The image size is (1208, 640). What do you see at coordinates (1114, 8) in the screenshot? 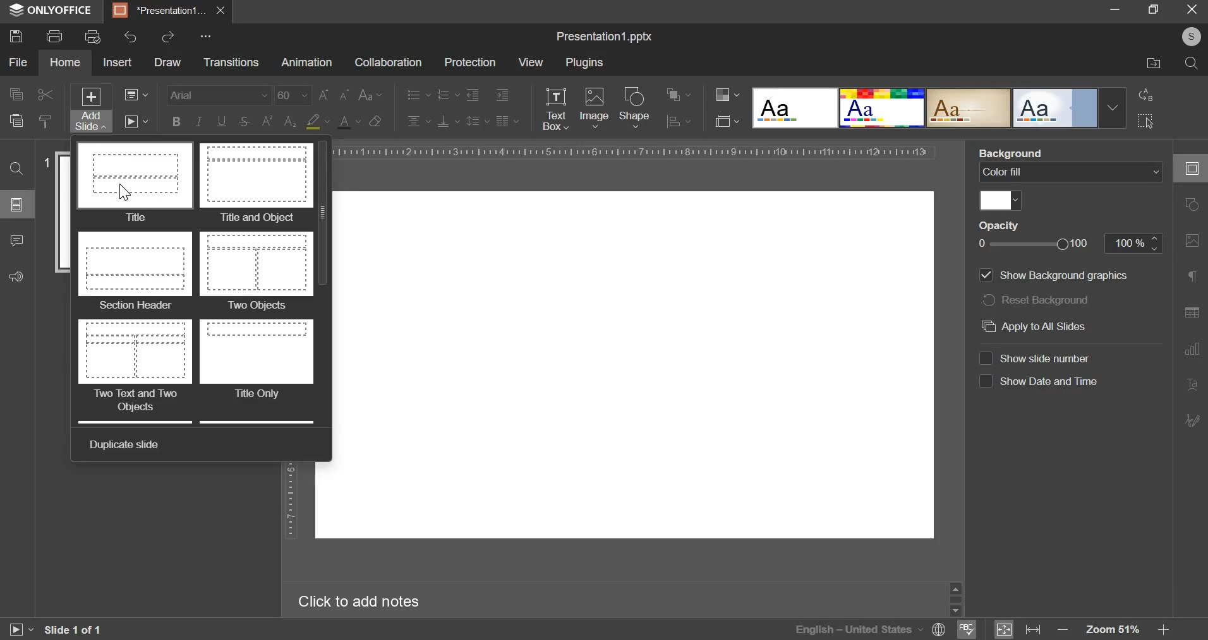
I see `minimize` at bounding box center [1114, 8].